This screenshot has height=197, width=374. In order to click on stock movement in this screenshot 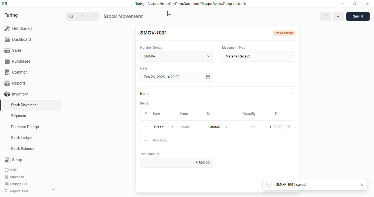, I will do `click(123, 16)`.